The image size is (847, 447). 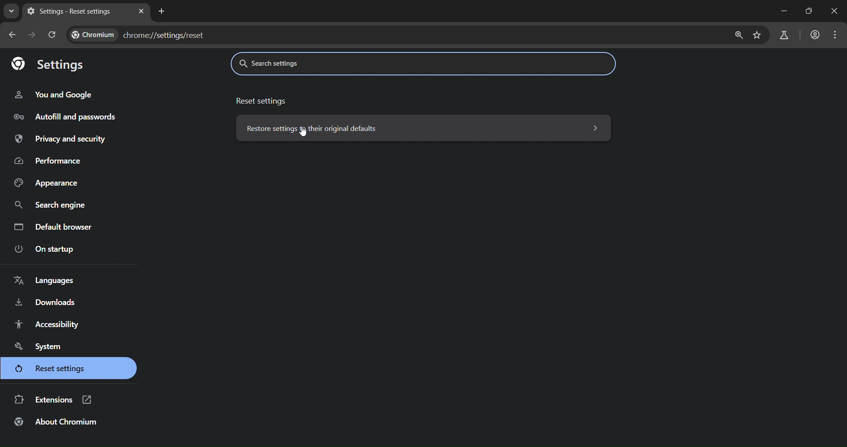 I want to click on settings, so click(x=48, y=63).